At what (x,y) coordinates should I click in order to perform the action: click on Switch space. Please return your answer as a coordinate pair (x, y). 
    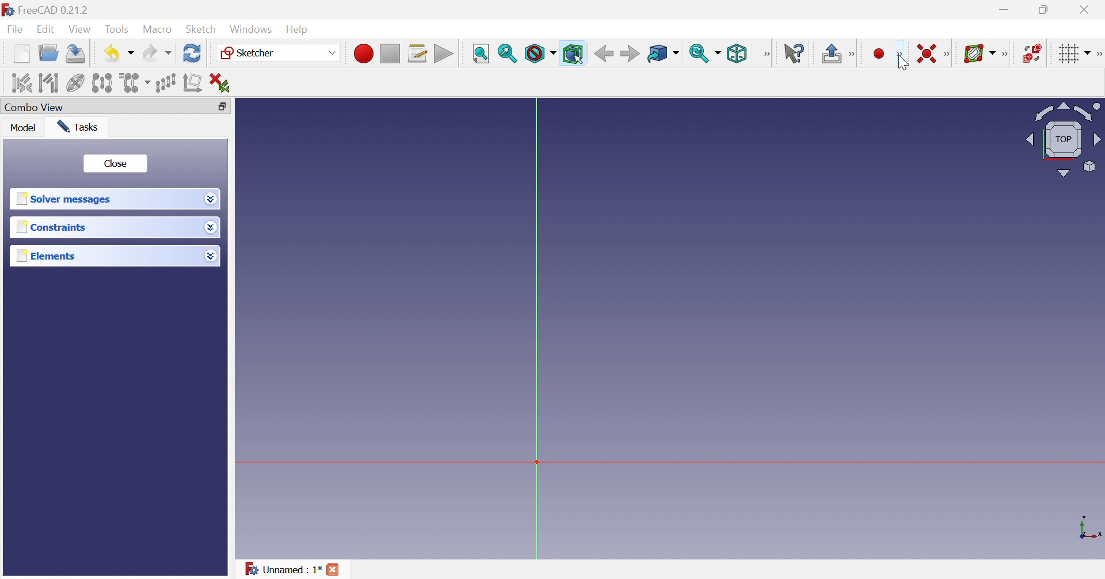
    Looking at the image, I should click on (1033, 53).